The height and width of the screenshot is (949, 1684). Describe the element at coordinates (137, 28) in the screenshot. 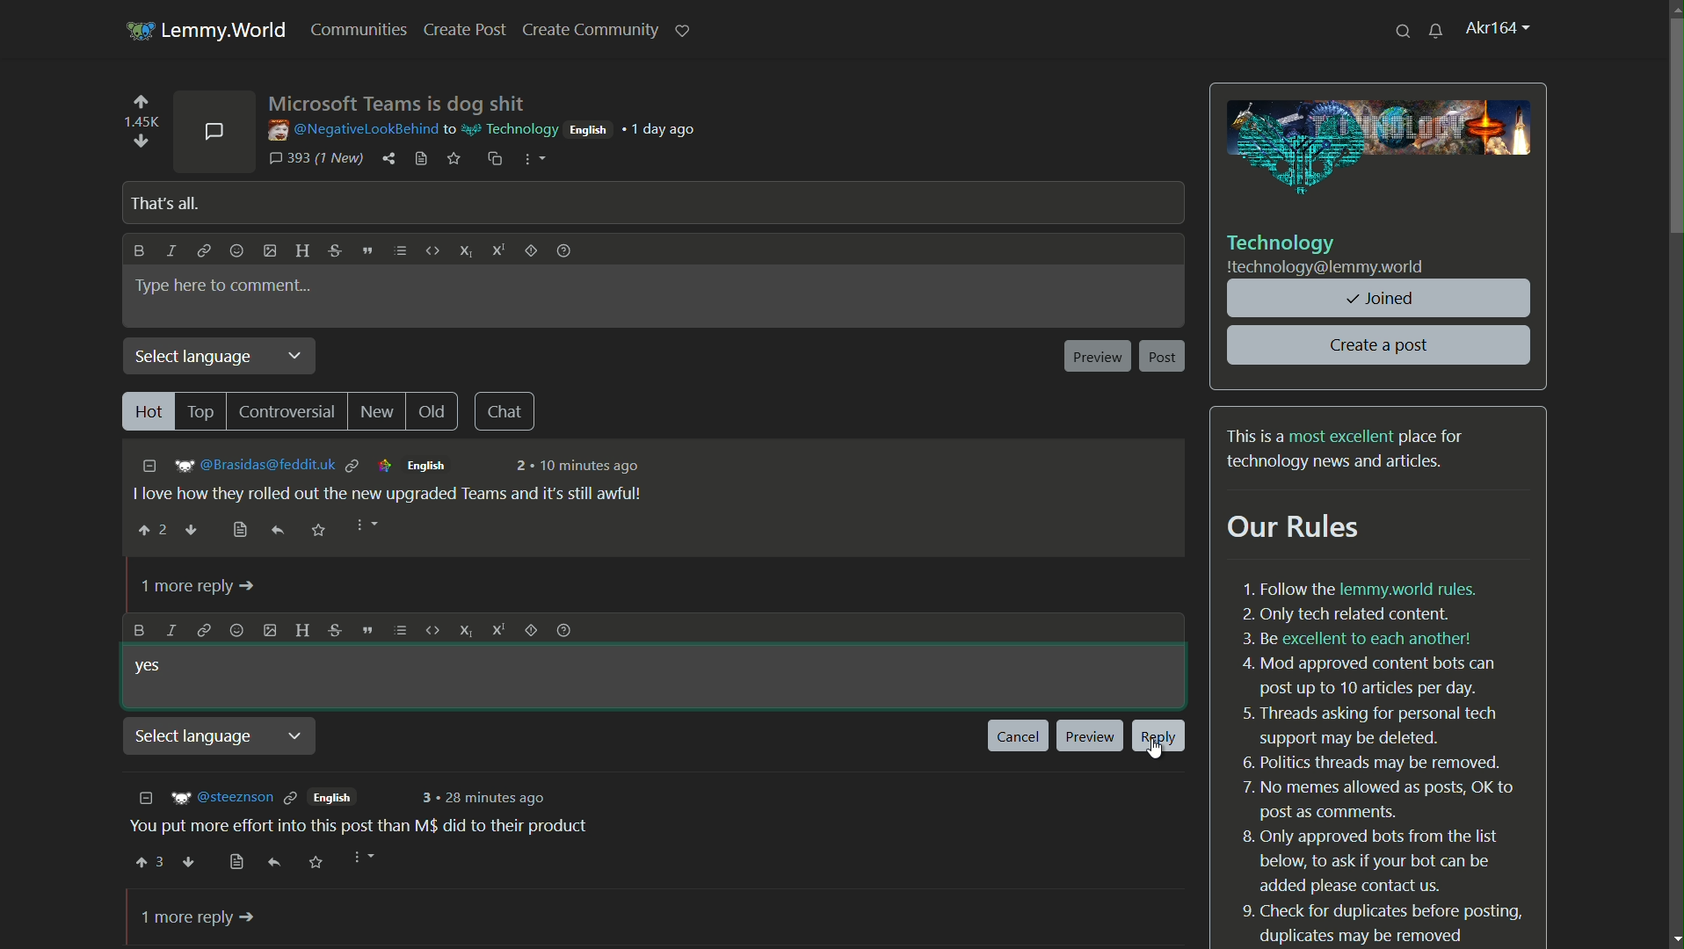

I see `server icon` at that location.